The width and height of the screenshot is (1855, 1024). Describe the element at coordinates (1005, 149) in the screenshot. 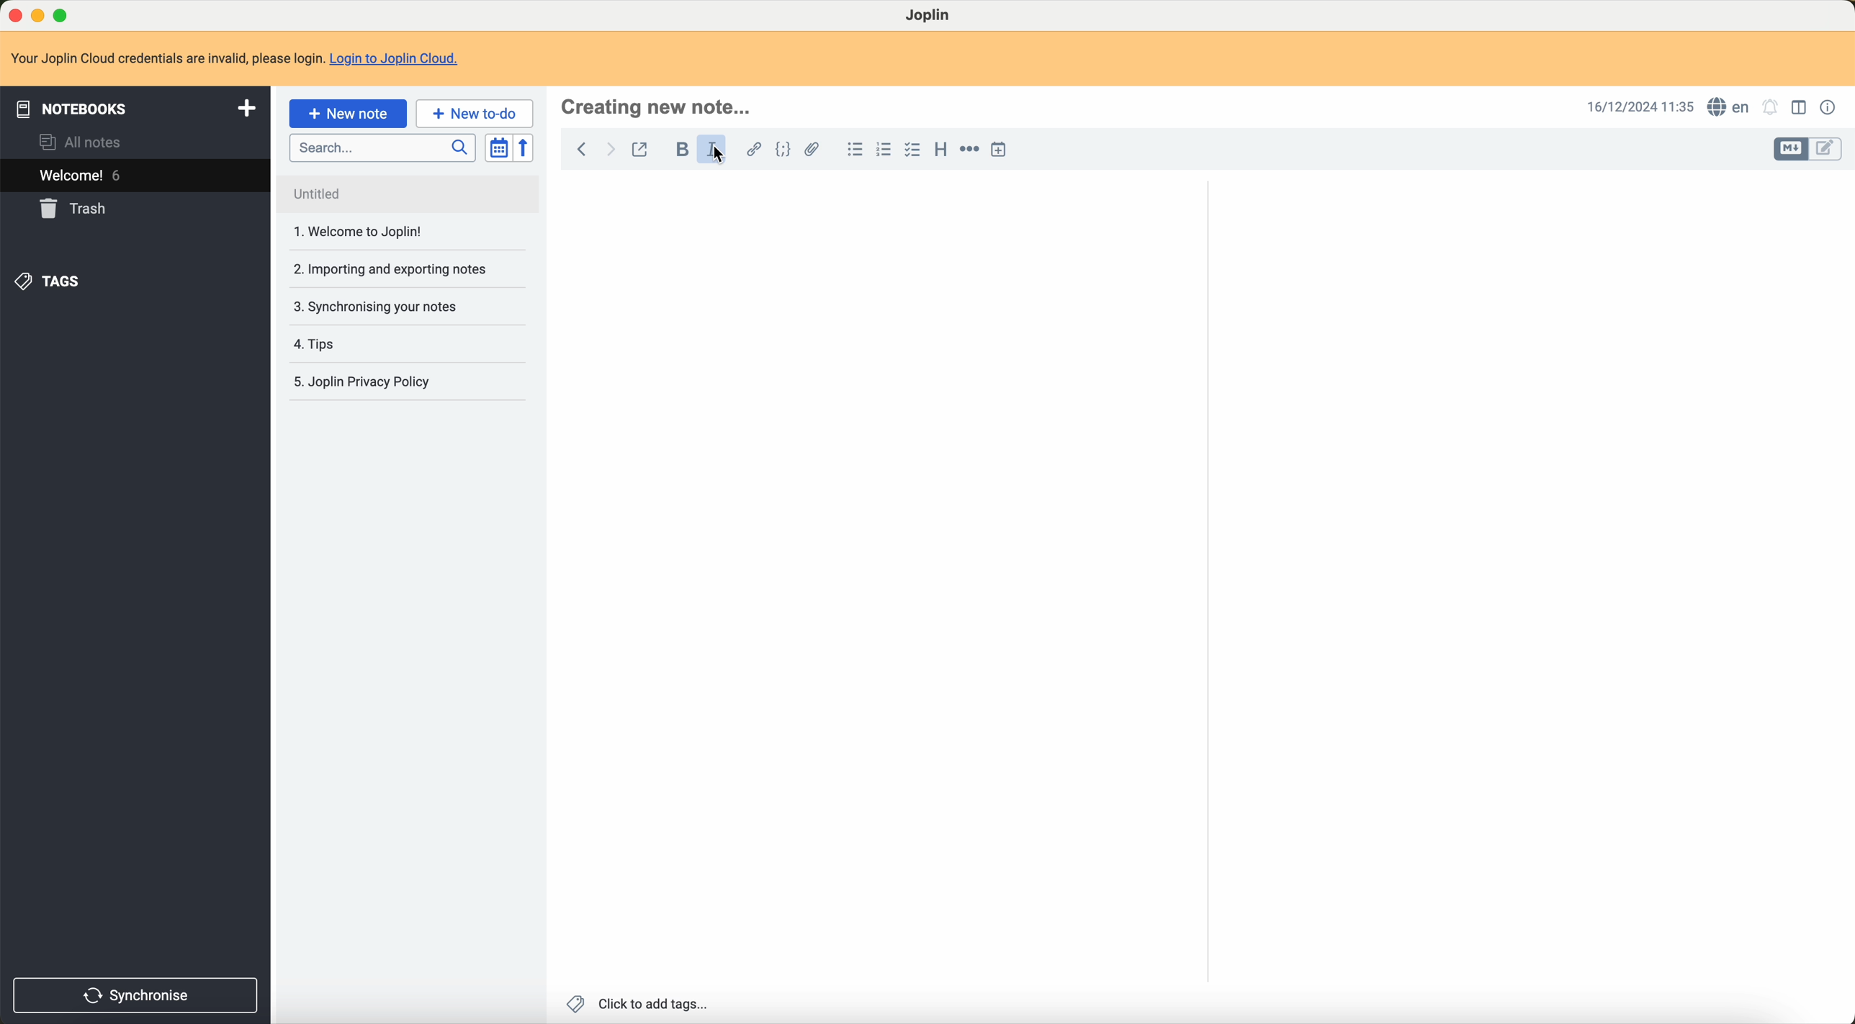

I see `insert time` at that location.